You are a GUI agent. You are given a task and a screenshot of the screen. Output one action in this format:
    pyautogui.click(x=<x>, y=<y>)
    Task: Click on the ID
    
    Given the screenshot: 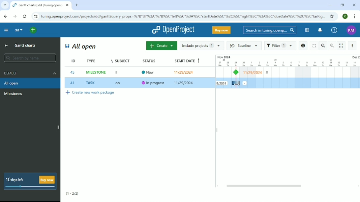 What is the action you would take?
    pyautogui.click(x=71, y=61)
    